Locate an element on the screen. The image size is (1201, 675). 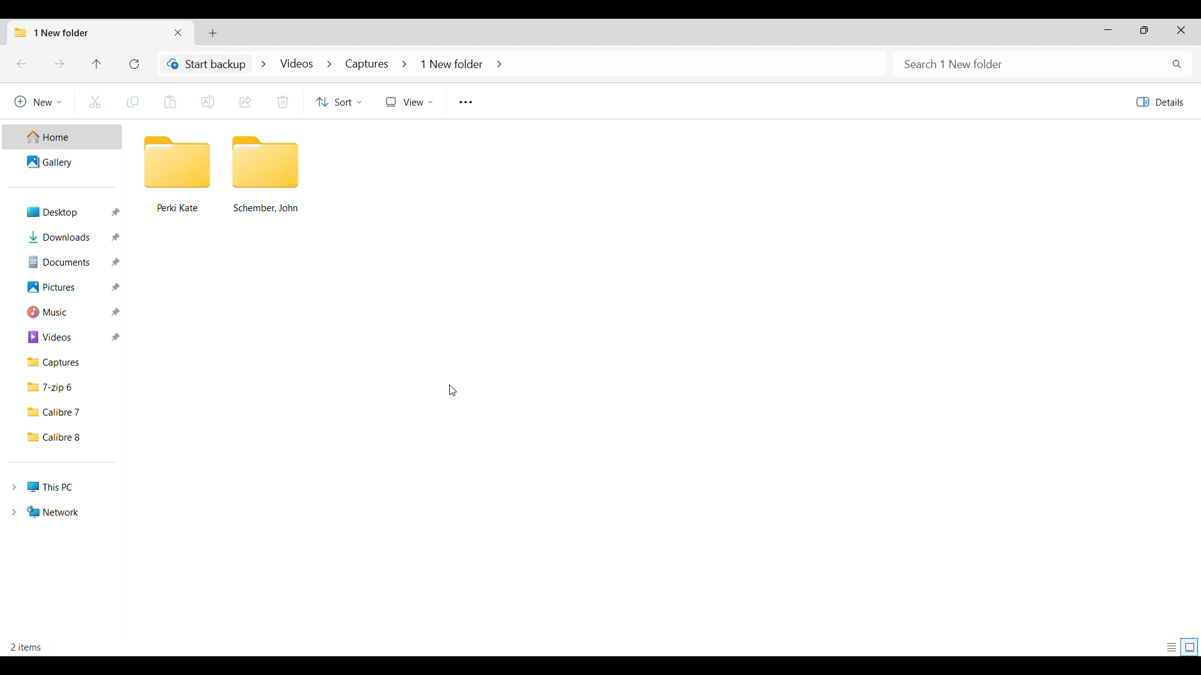
Show new window in a smaller tab is located at coordinates (1144, 31).